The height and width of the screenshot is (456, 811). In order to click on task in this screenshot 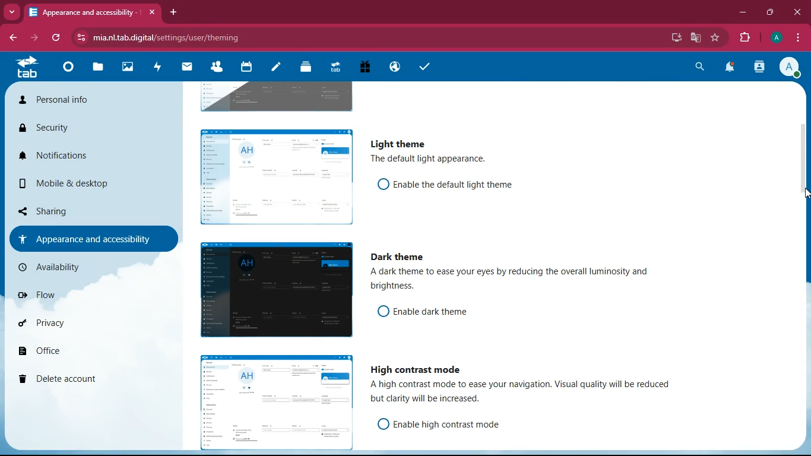, I will do `click(422, 66)`.